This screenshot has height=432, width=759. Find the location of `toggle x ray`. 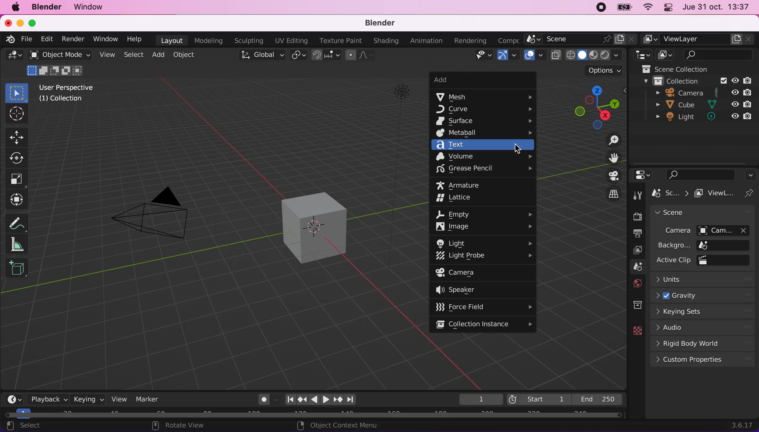

toggle x ray is located at coordinates (556, 55).